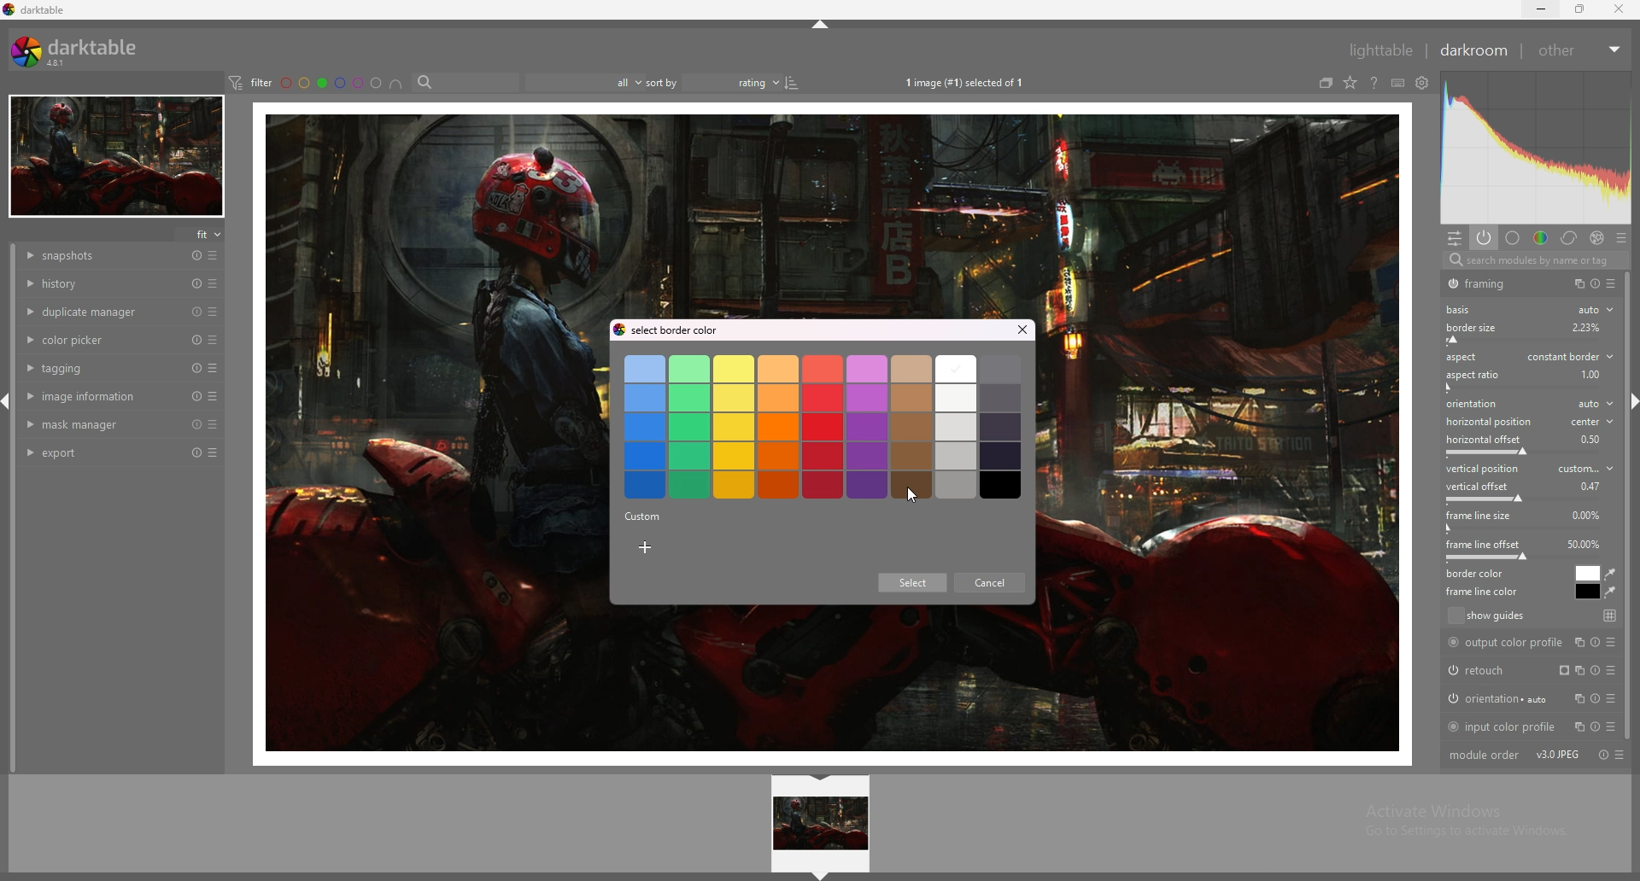 Image resolution: width=1640 pixels, height=881 pixels. What do you see at coordinates (742, 83) in the screenshot?
I see `rating` at bounding box center [742, 83].